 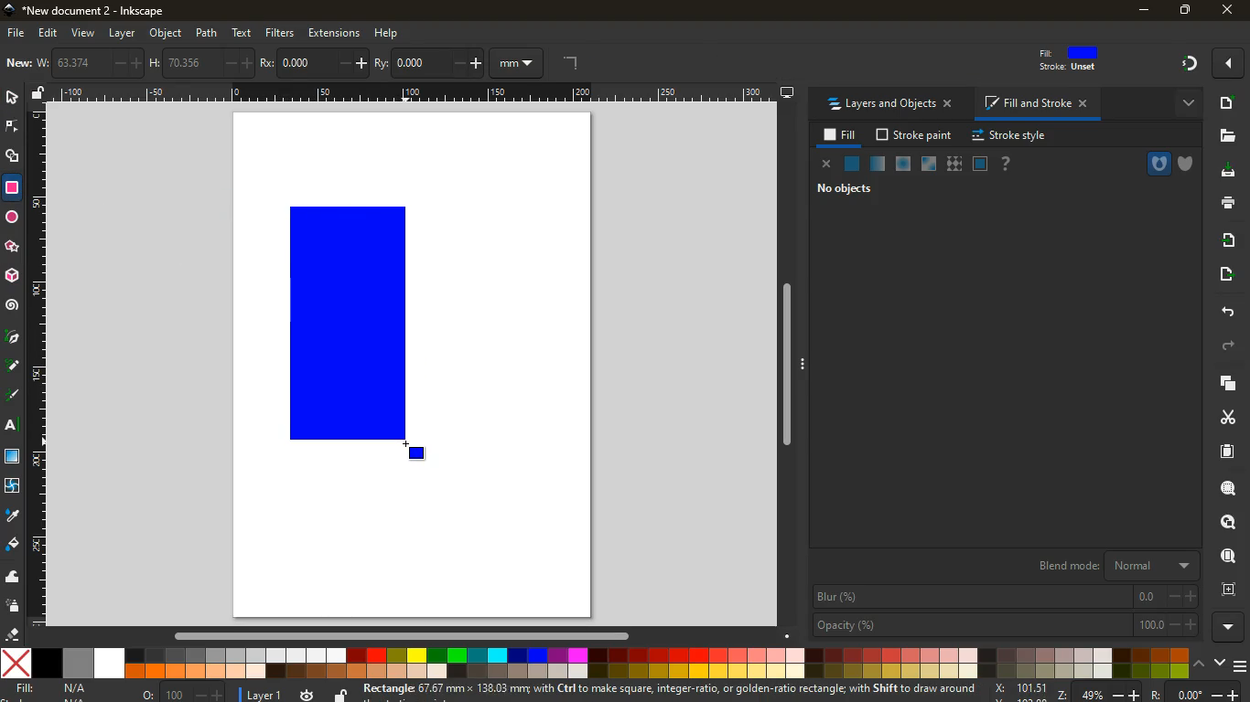 I want to click on minimize, so click(x=1142, y=11).